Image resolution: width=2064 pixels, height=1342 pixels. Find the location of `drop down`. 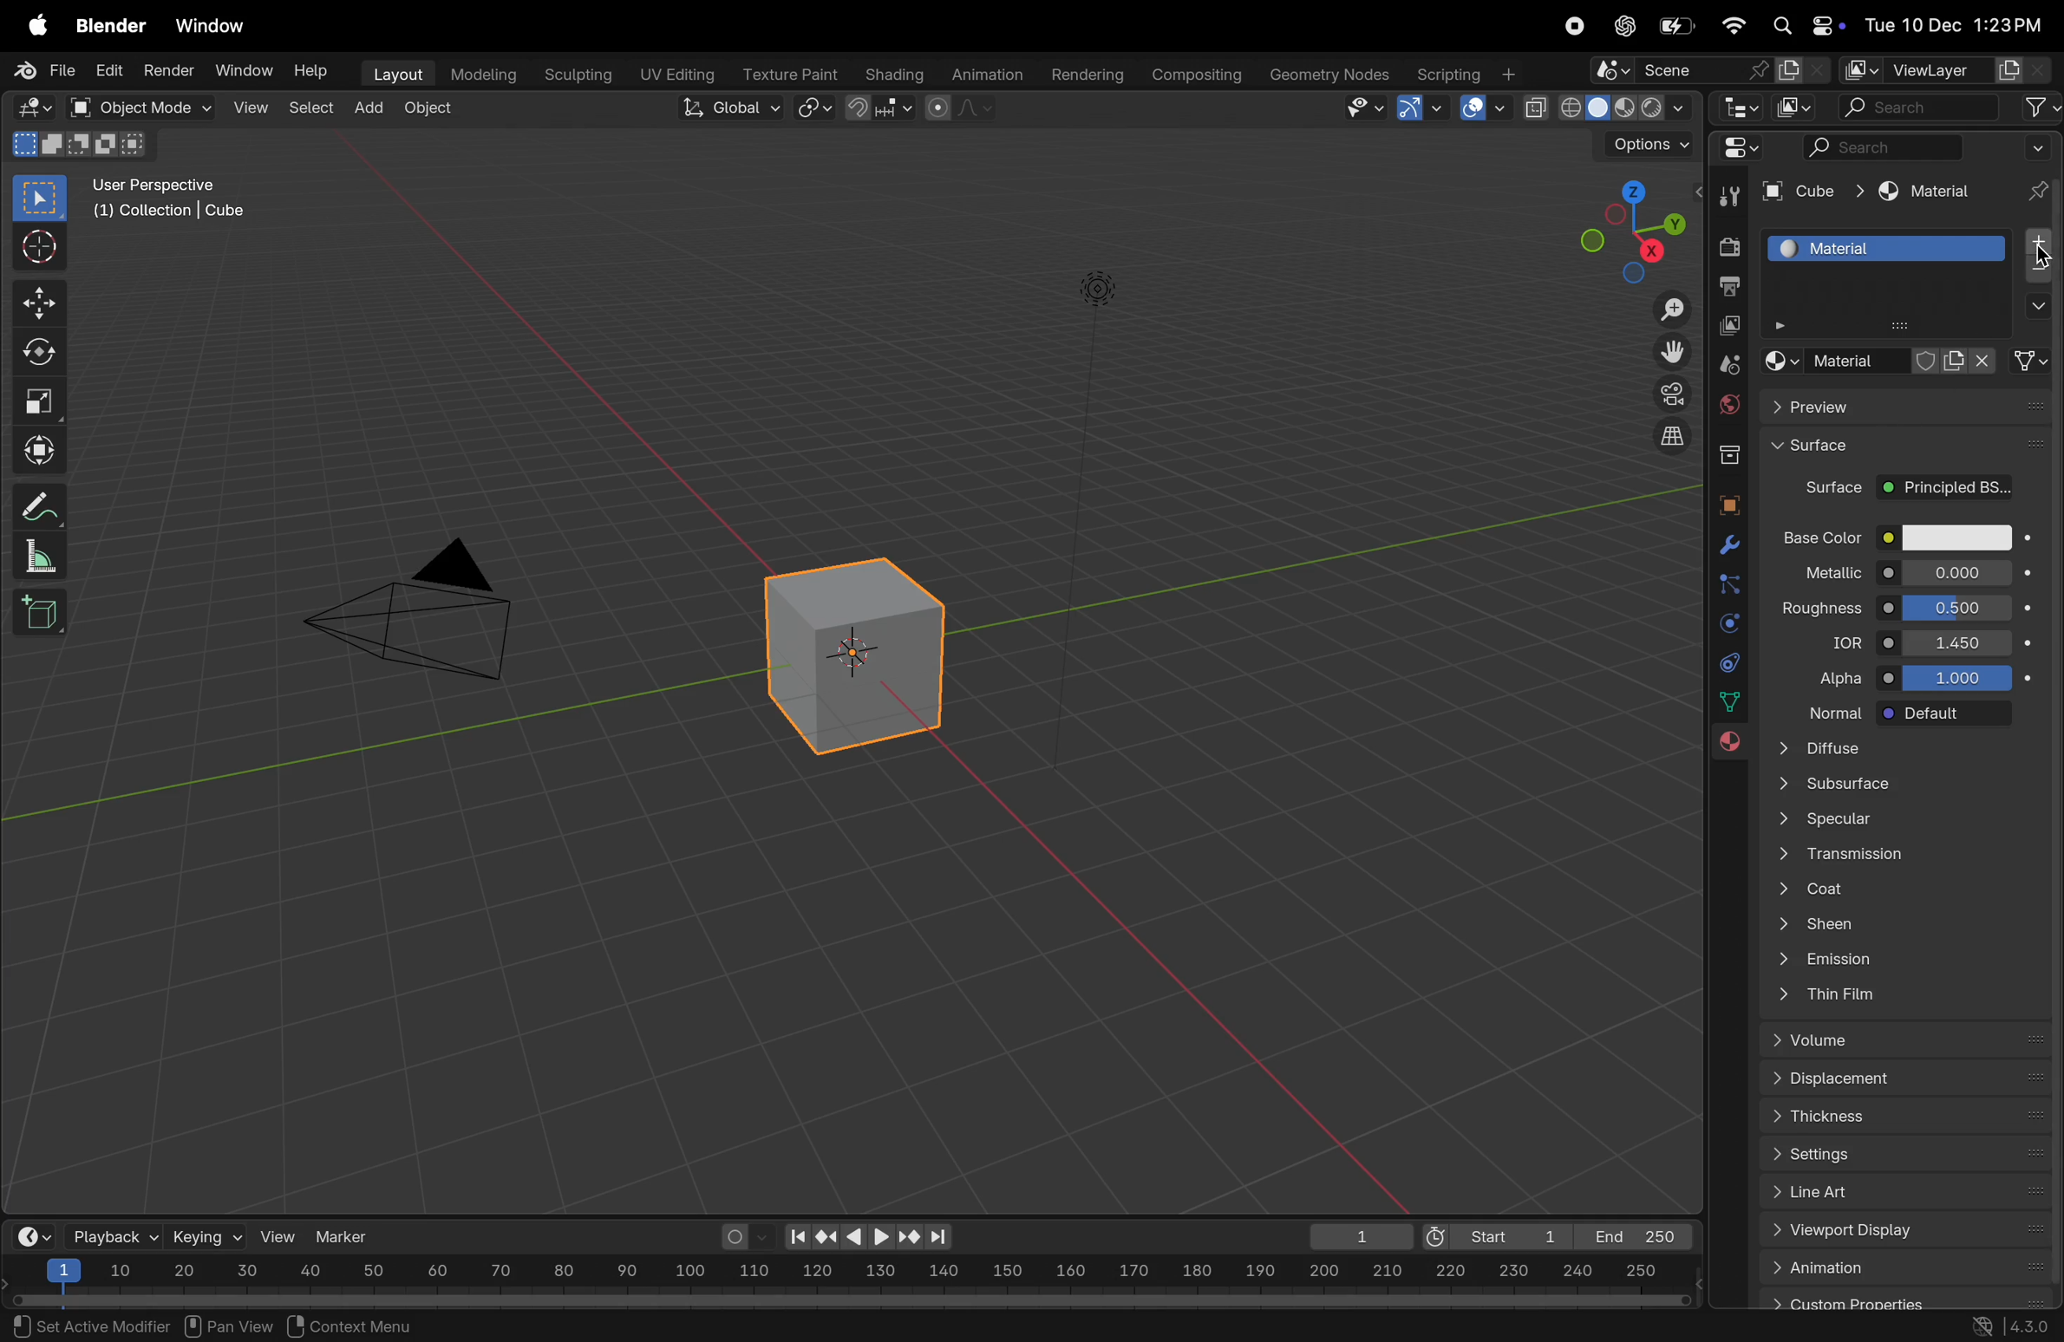

drop down is located at coordinates (2035, 309).